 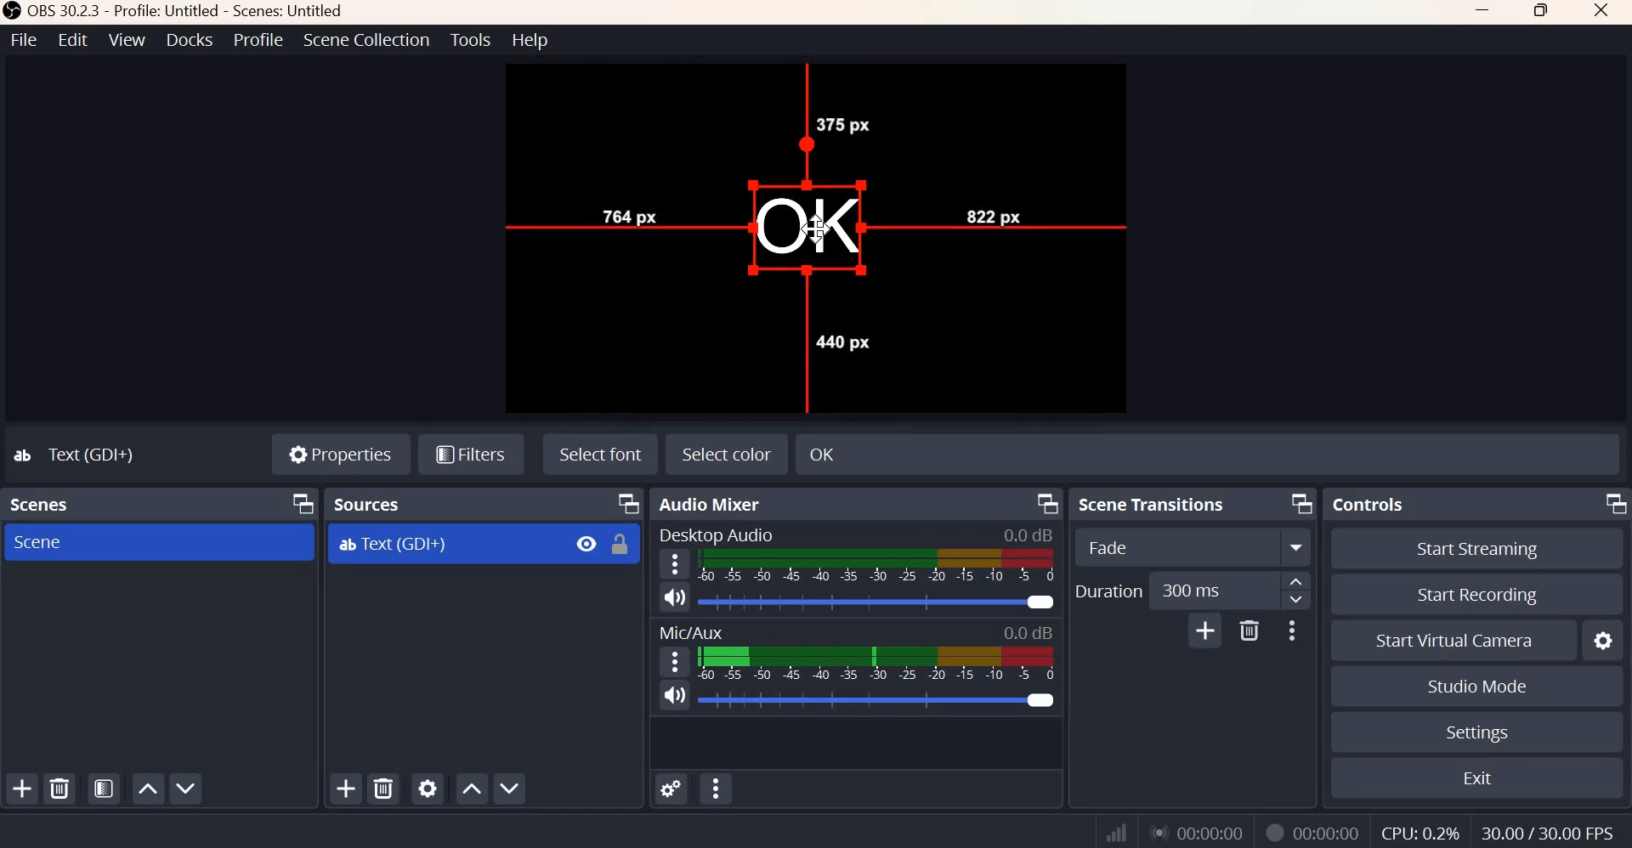 I want to click on Advanced Audio Properties, so click(x=671, y=789).